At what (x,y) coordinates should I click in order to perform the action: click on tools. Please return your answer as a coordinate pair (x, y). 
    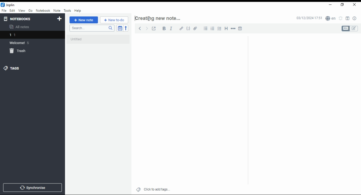
    Looking at the image, I should click on (67, 10).